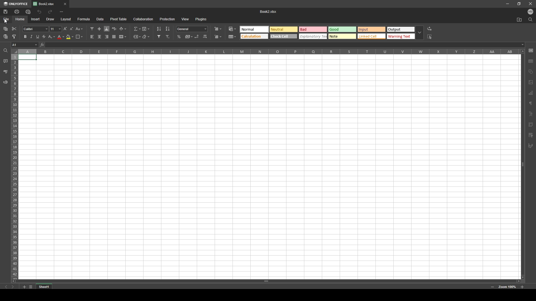  What do you see at coordinates (6, 29) in the screenshot?
I see `paste` at bounding box center [6, 29].